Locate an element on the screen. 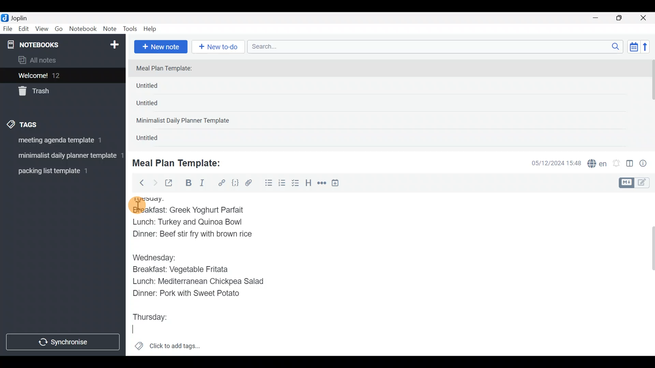  Tools is located at coordinates (130, 29).